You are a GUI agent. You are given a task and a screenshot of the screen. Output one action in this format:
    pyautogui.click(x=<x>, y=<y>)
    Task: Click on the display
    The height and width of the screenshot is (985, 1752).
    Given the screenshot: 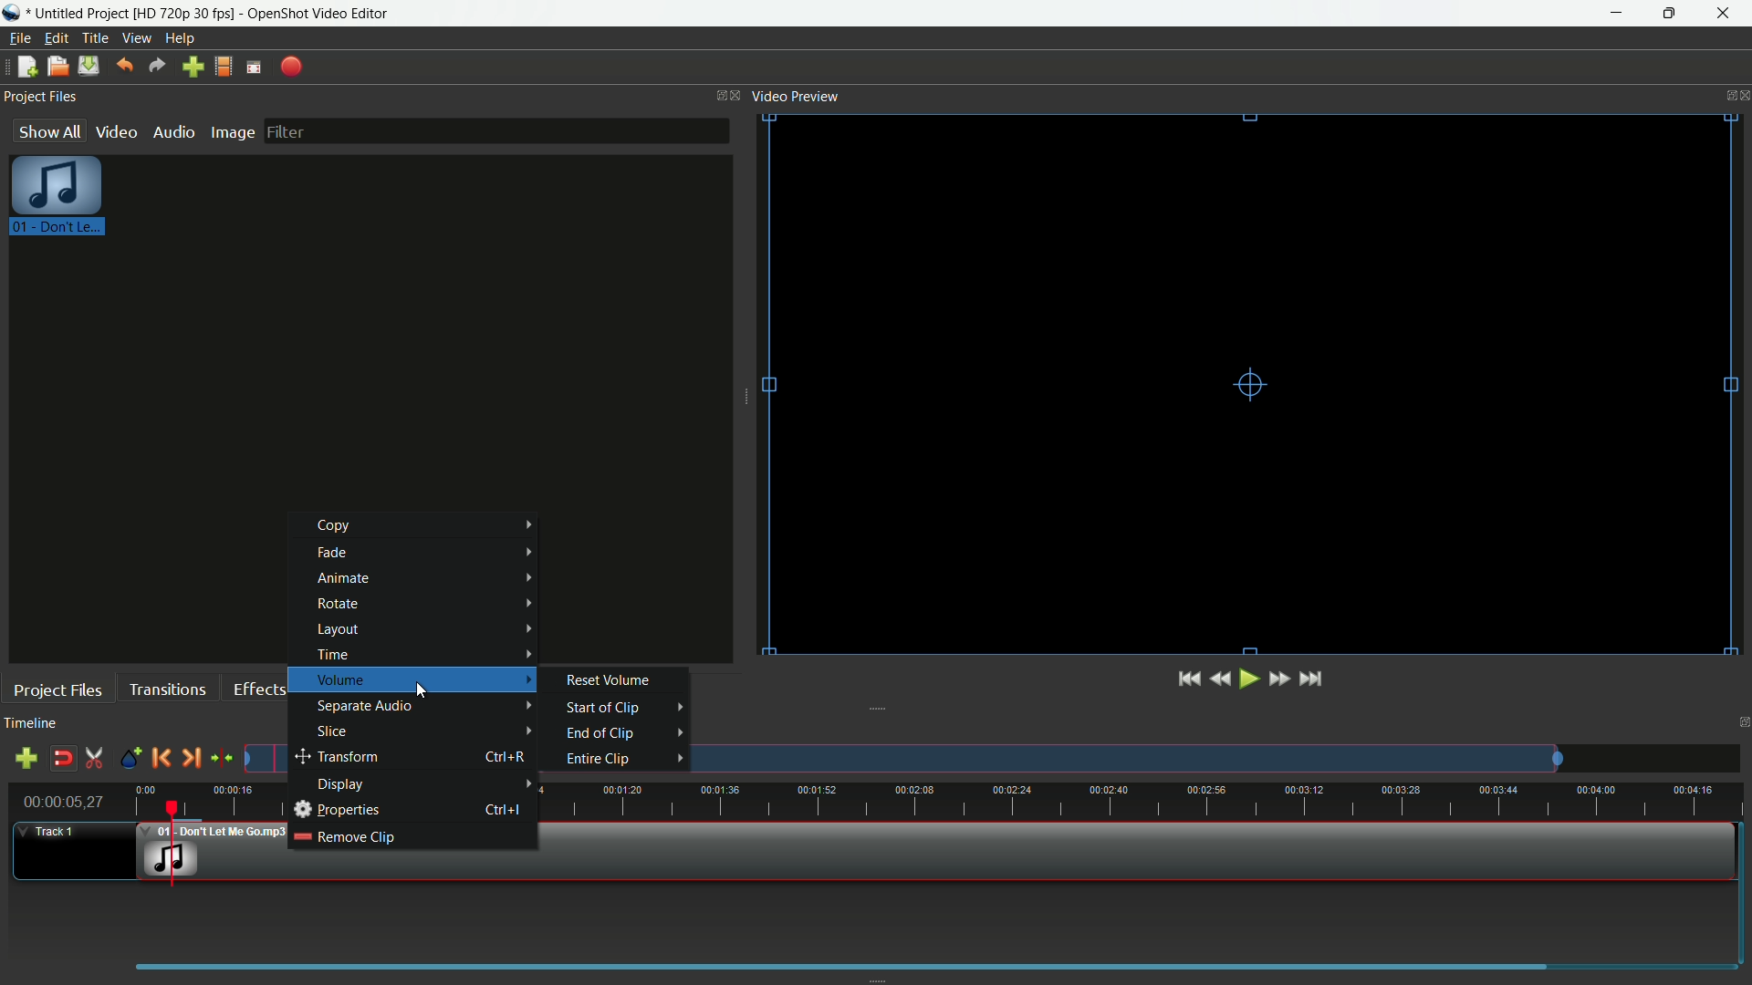 What is the action you would take?
    pyautogui.click(x=427, y=785)
    